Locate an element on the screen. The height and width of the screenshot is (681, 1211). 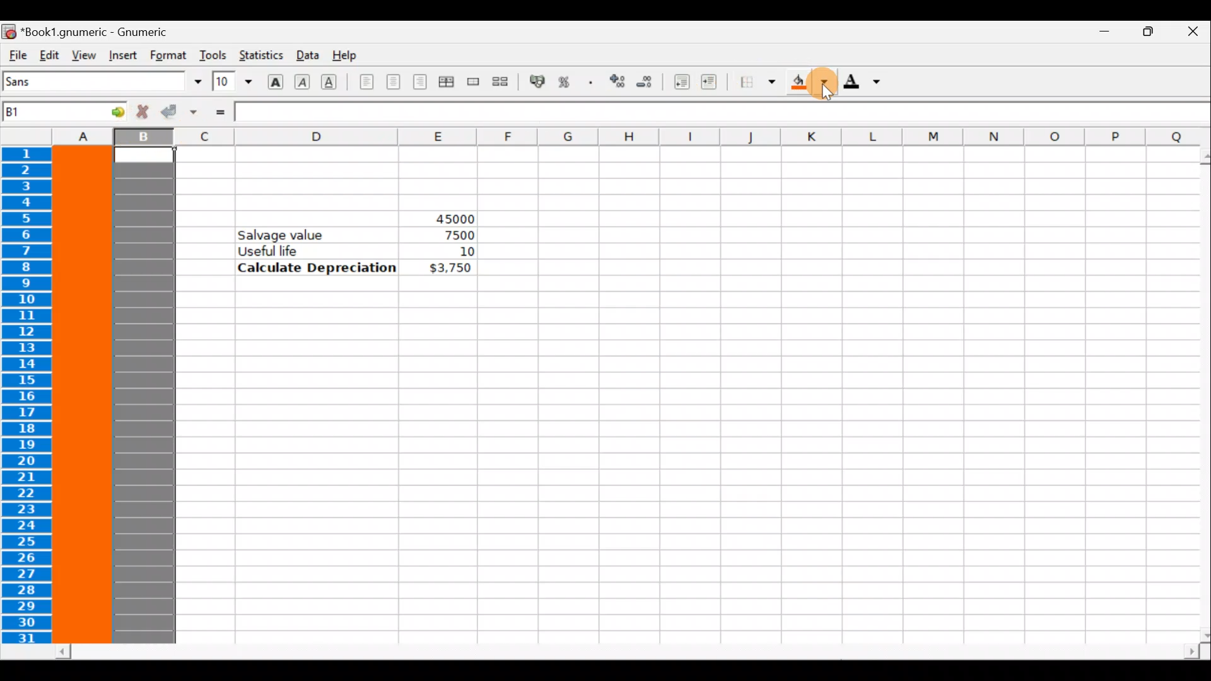
Selected Column A highlighted with color is located at coordinates (83, 395).